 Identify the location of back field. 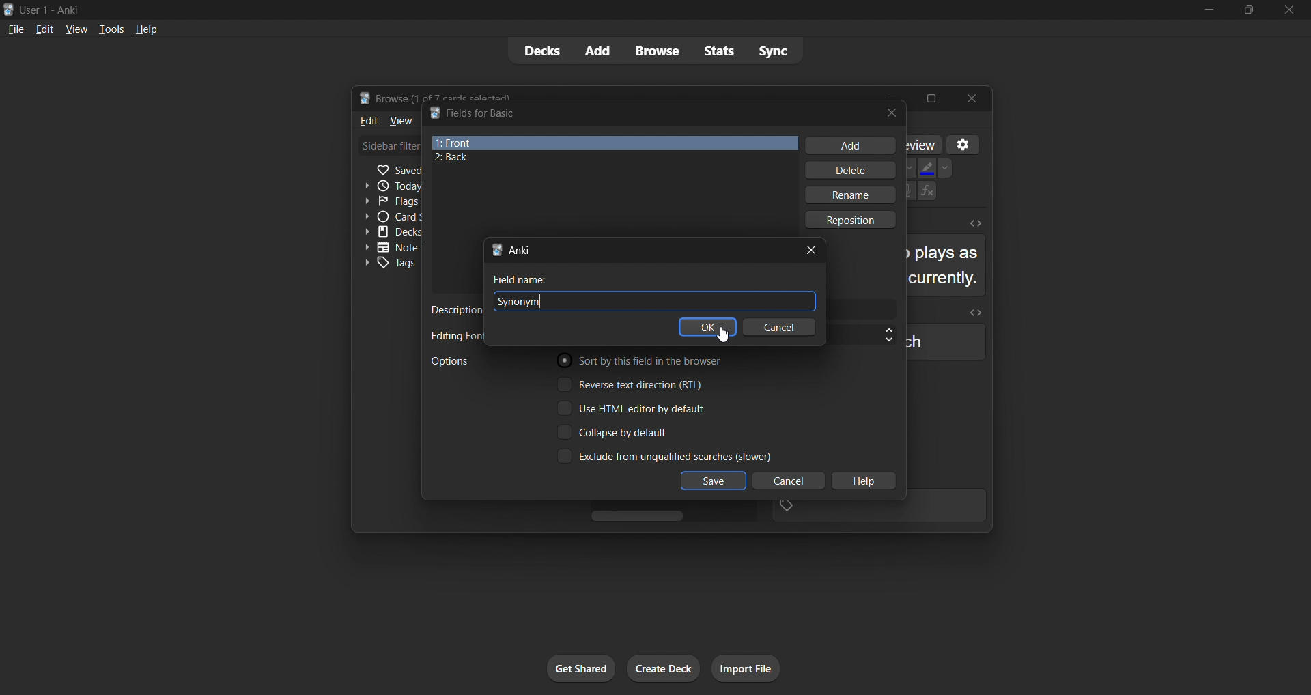
(606, 159).